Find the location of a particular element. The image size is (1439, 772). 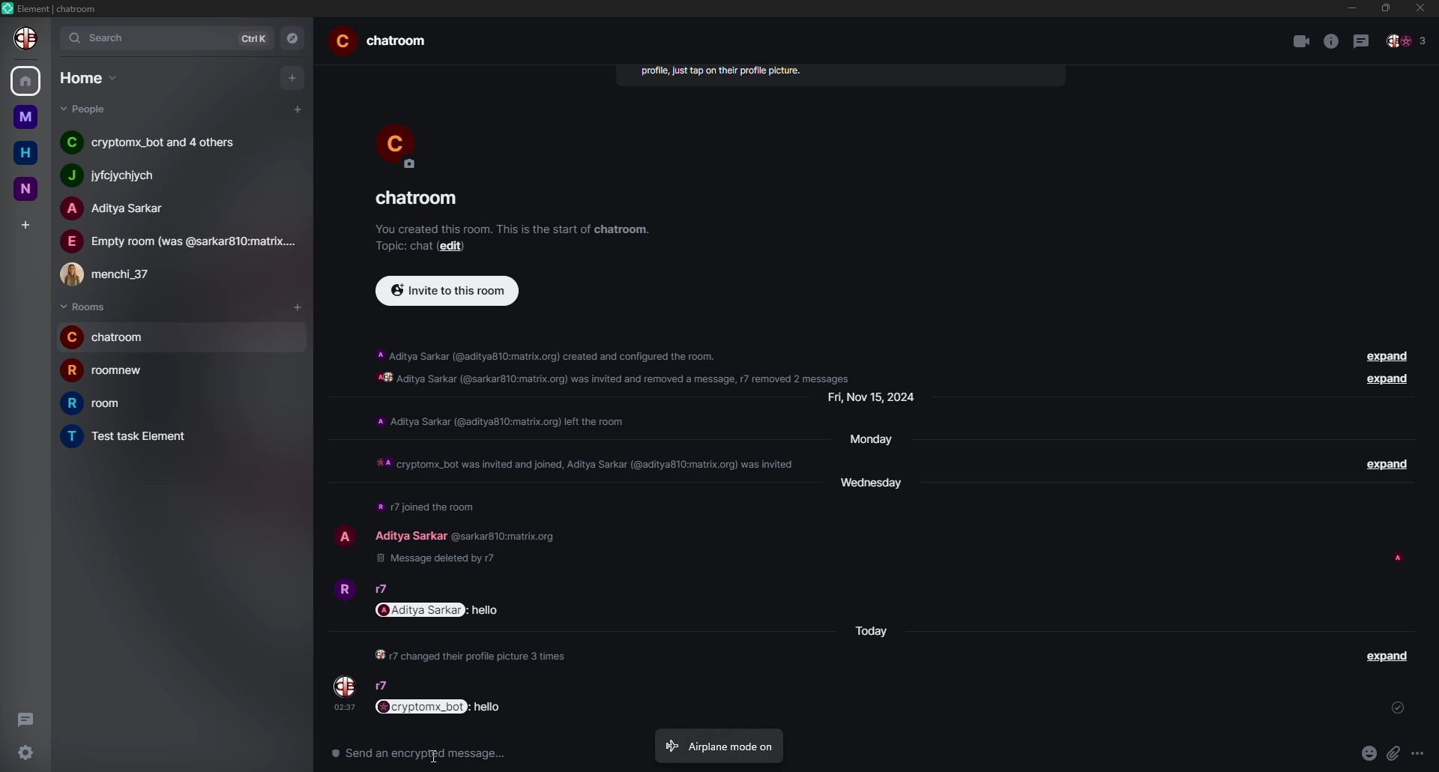

profile is located at coordinates (344, 684).